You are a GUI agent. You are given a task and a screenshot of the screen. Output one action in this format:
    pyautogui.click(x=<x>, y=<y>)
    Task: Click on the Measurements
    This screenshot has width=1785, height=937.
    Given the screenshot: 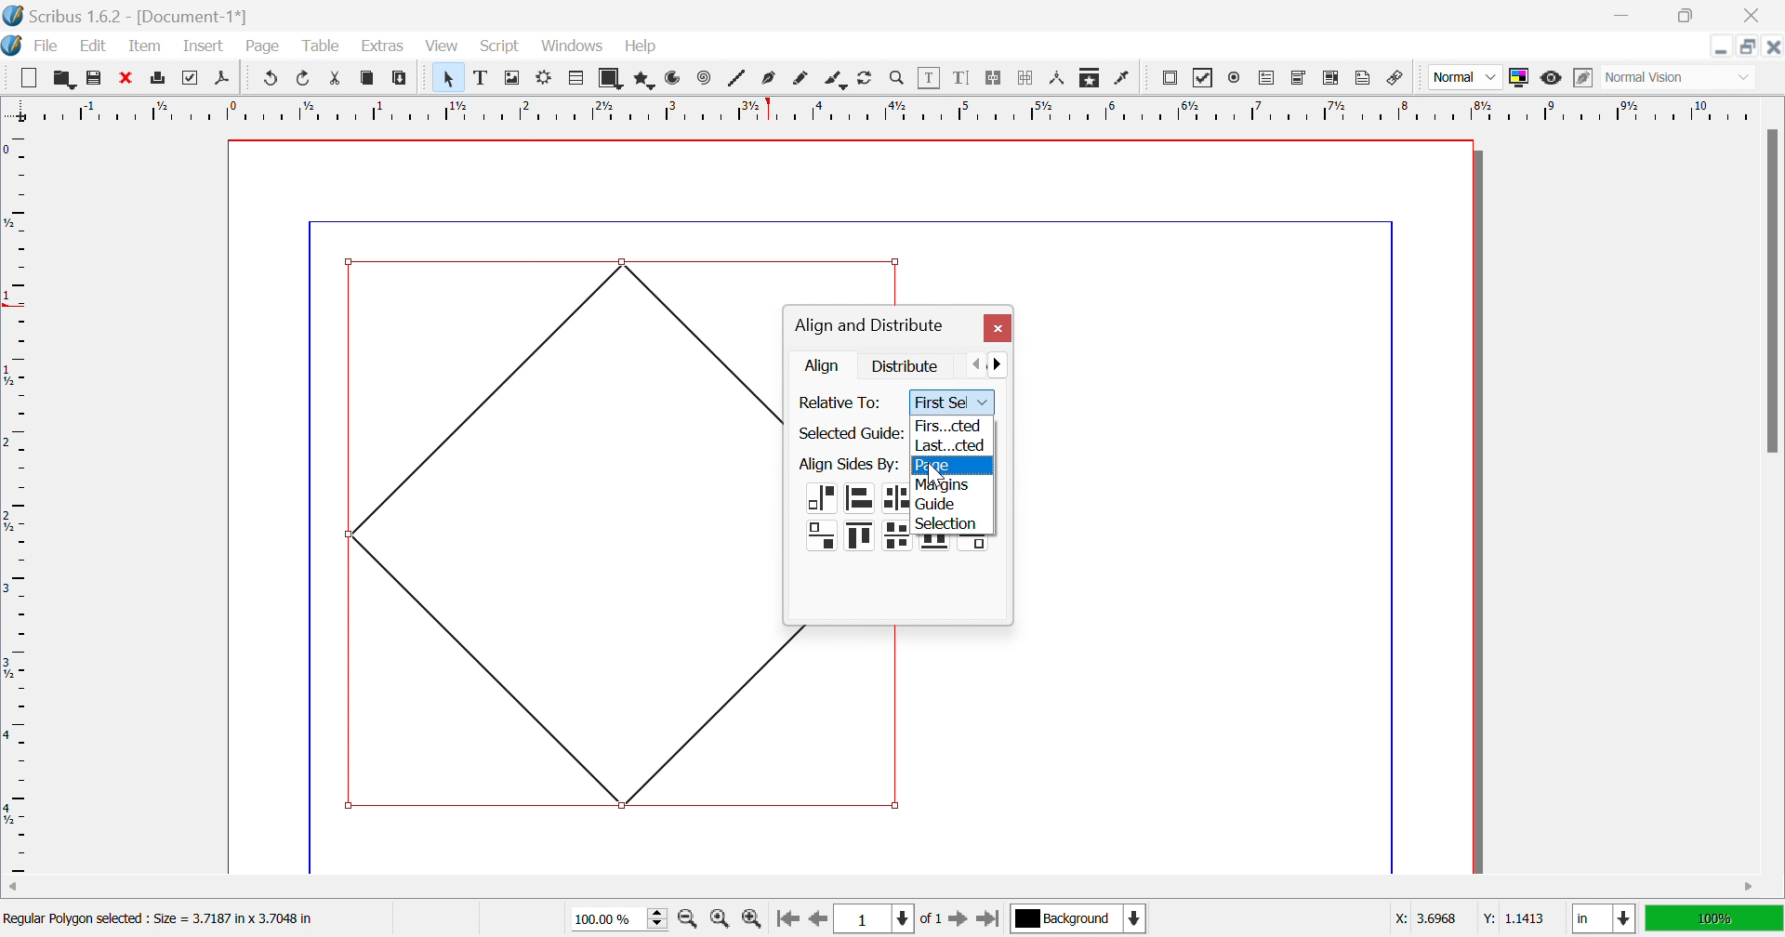 What is the action you would take?
    pyautogui.click(x=1059, y=79)
    